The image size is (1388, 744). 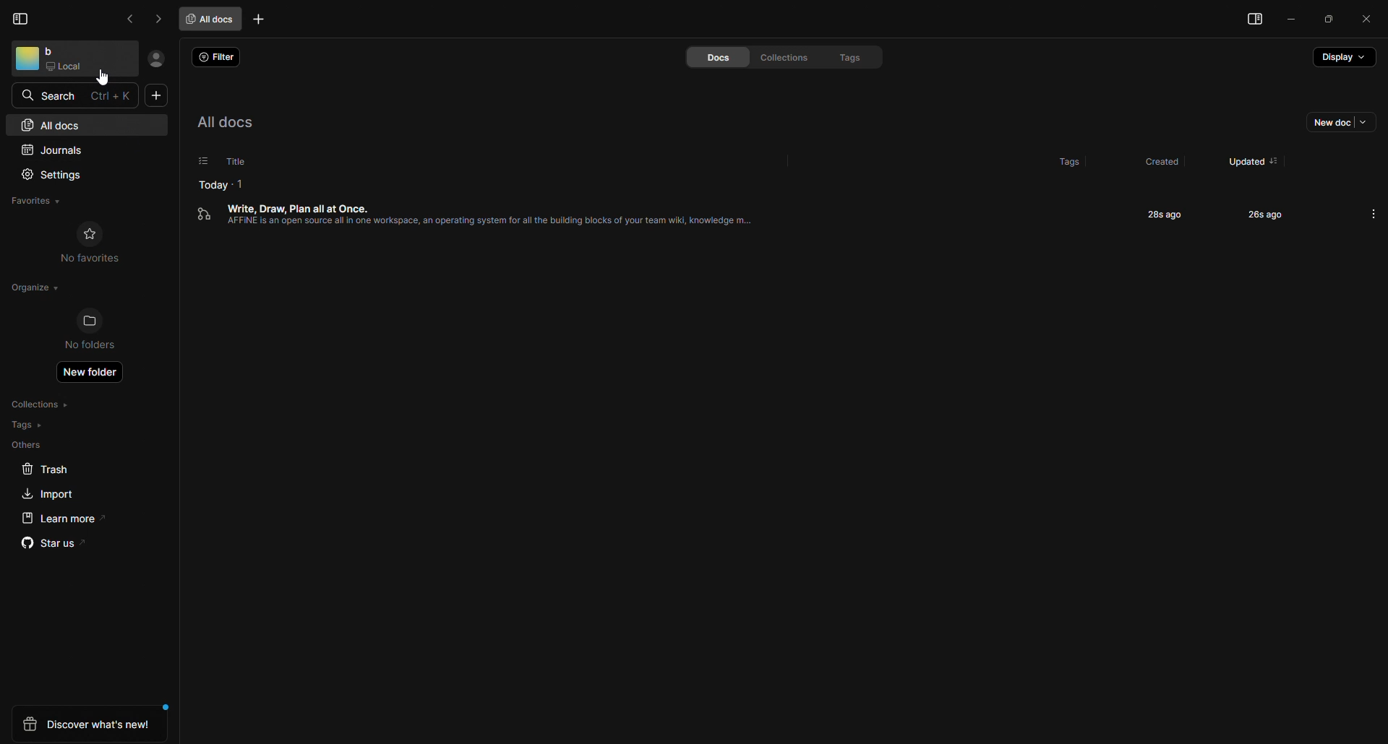 What do you see at coordinates (487, 225) in the screenshot?
I see `write draw pull` at bounding box center [487, 225].